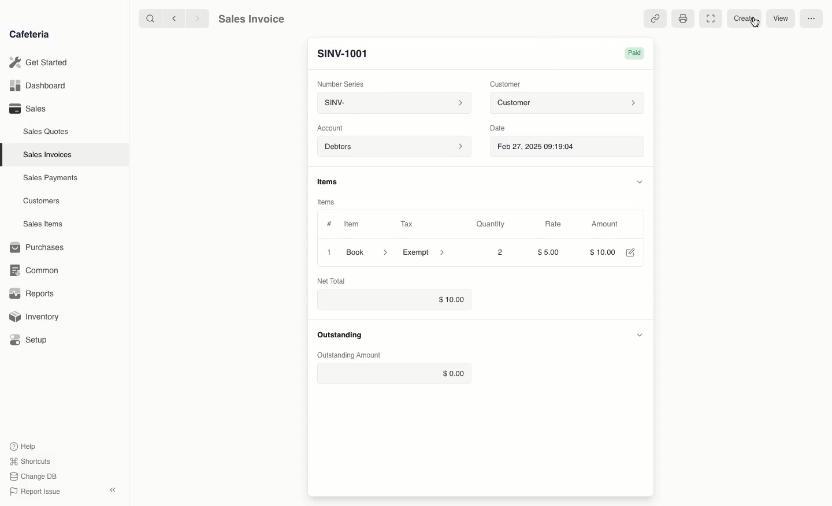  What do you see at coordinates (43, 224) in the screenshot?
I see `Sales Items` at bounding box center [43, 224].